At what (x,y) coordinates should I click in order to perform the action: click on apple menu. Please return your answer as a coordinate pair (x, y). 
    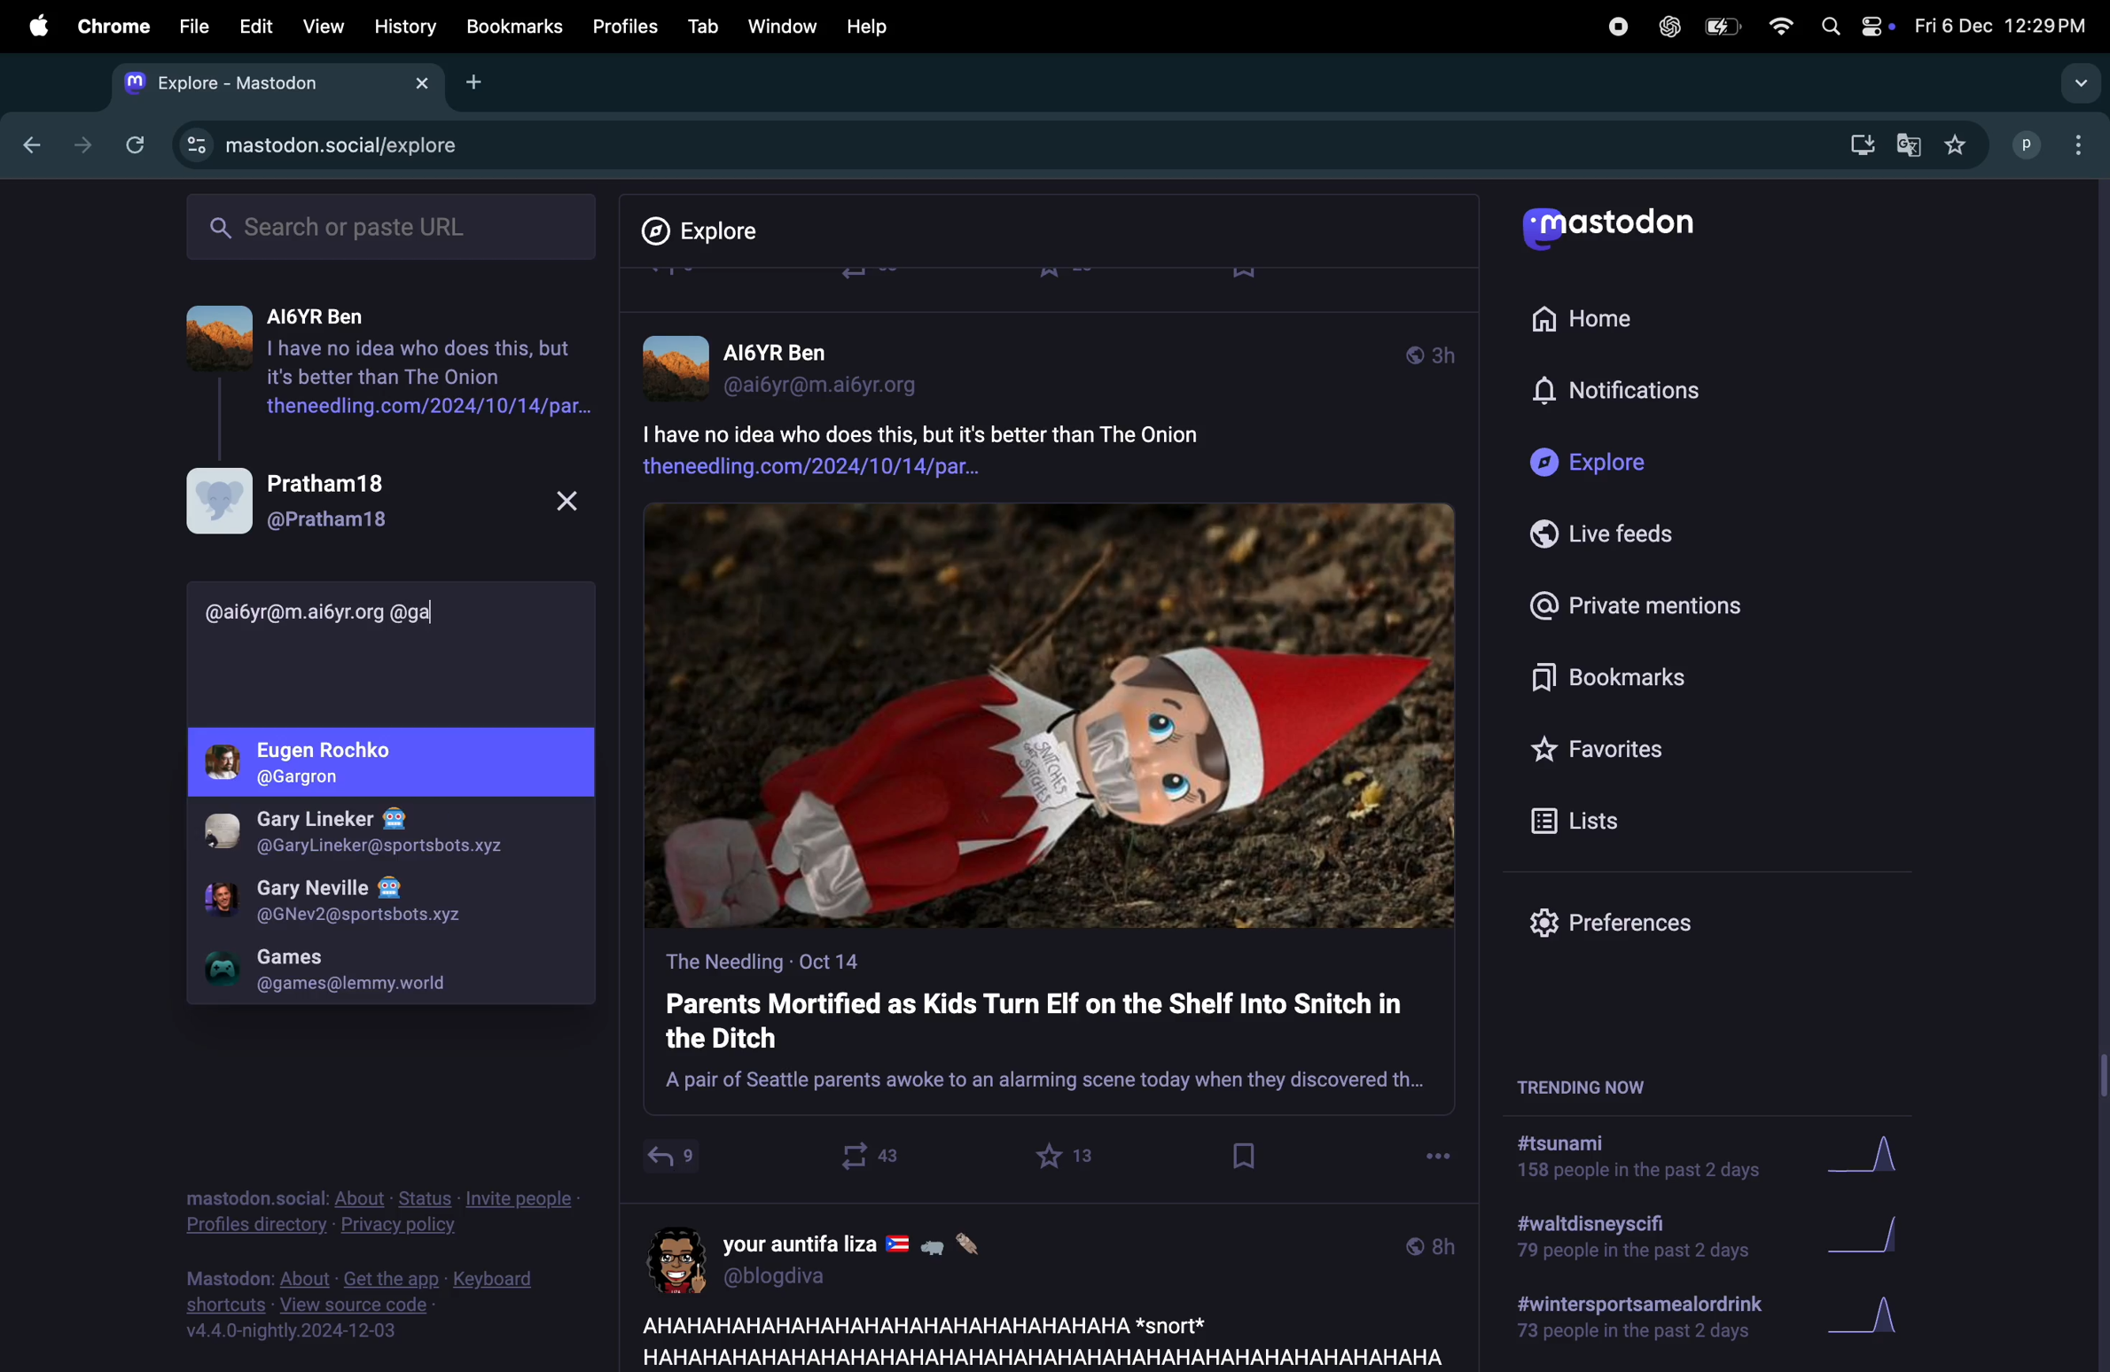
    Looking at the image, I should click on (31, 25).